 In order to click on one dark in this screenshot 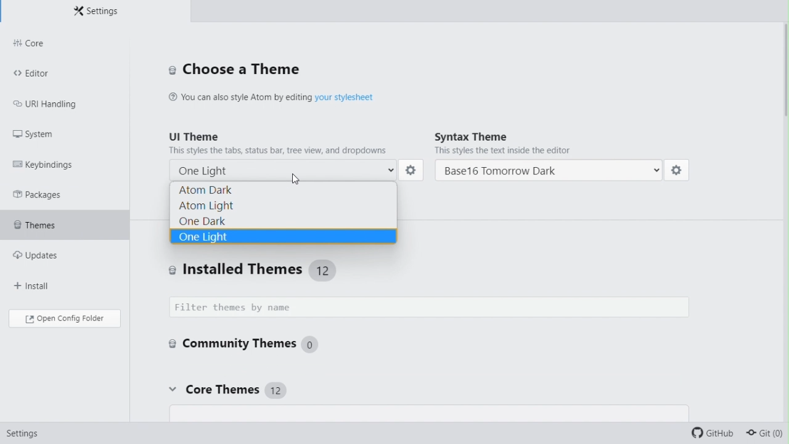, I will do `click(284, 219)`.